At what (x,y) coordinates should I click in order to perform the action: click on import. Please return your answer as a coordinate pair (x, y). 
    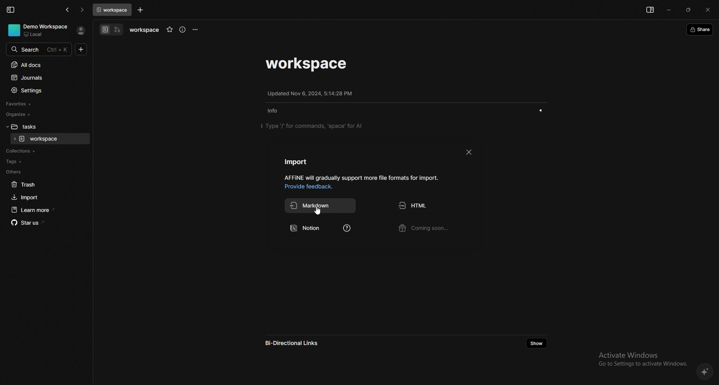
    Looking at the image, I should click on (43, 197).